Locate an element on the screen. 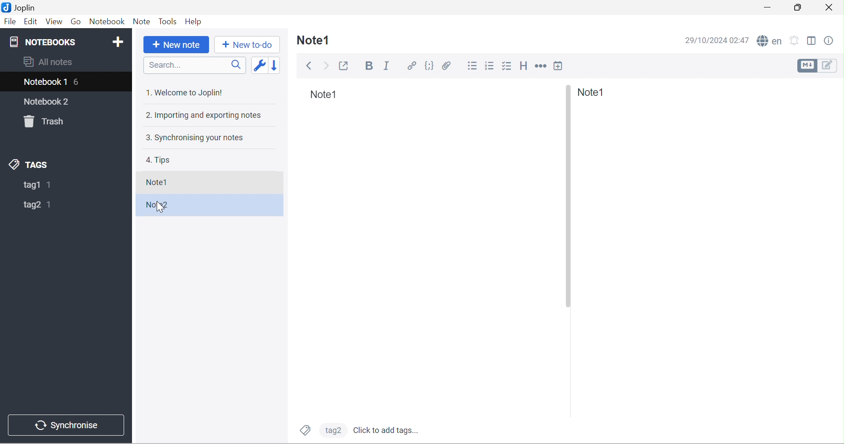  All notes is located at coordinates (49, 61).